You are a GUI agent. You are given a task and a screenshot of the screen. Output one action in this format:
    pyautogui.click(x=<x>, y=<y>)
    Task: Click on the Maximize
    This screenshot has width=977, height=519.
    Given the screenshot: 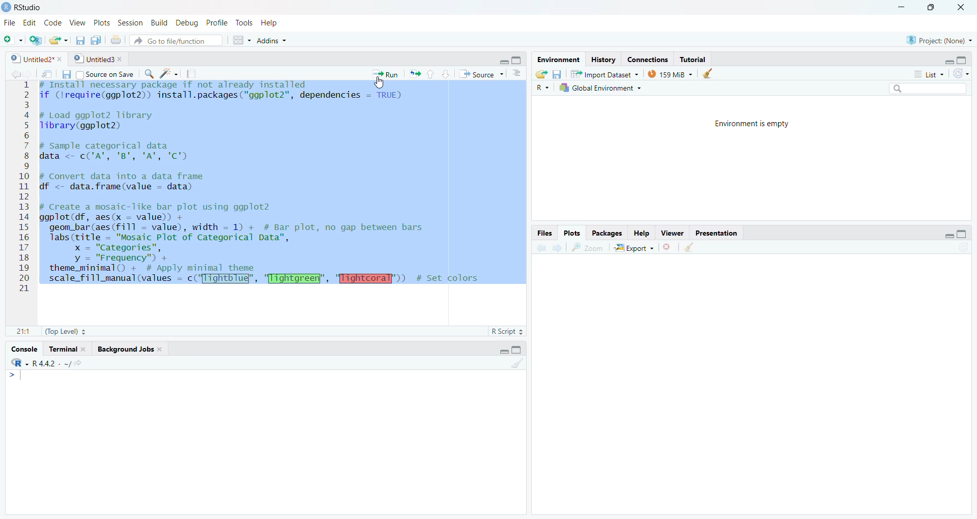 What is the action you would take?
    pyautogui.click(x=964, y=60)
    